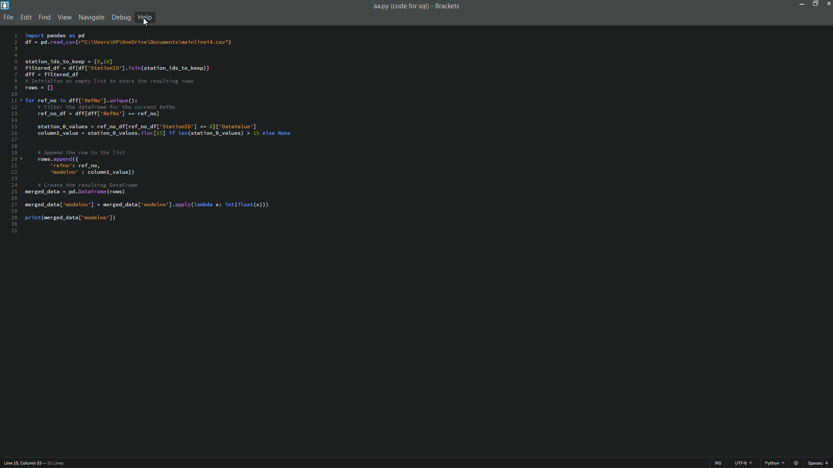 This screenshot has height=468, width=833. I want to click on line encoding, so click(744, 463).